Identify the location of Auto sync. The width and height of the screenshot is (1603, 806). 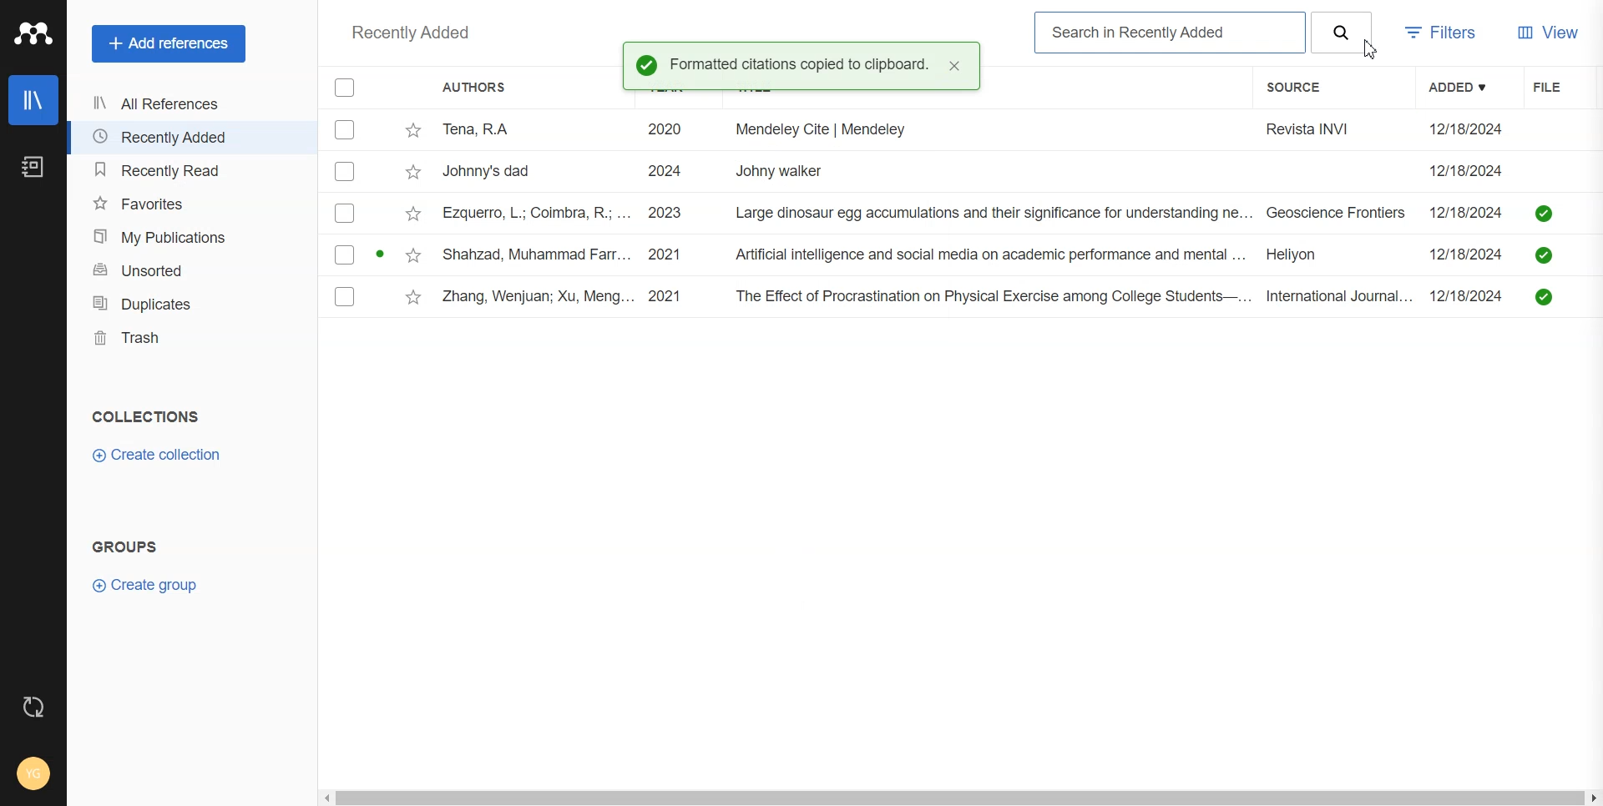
(34, 706).